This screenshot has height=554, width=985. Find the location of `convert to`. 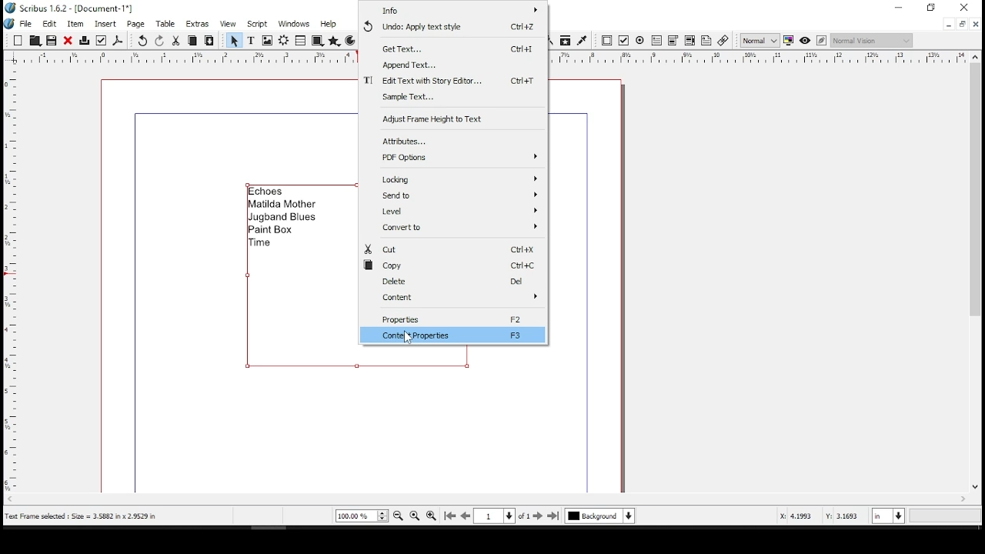

convert to is located at coordinates (453, 228).